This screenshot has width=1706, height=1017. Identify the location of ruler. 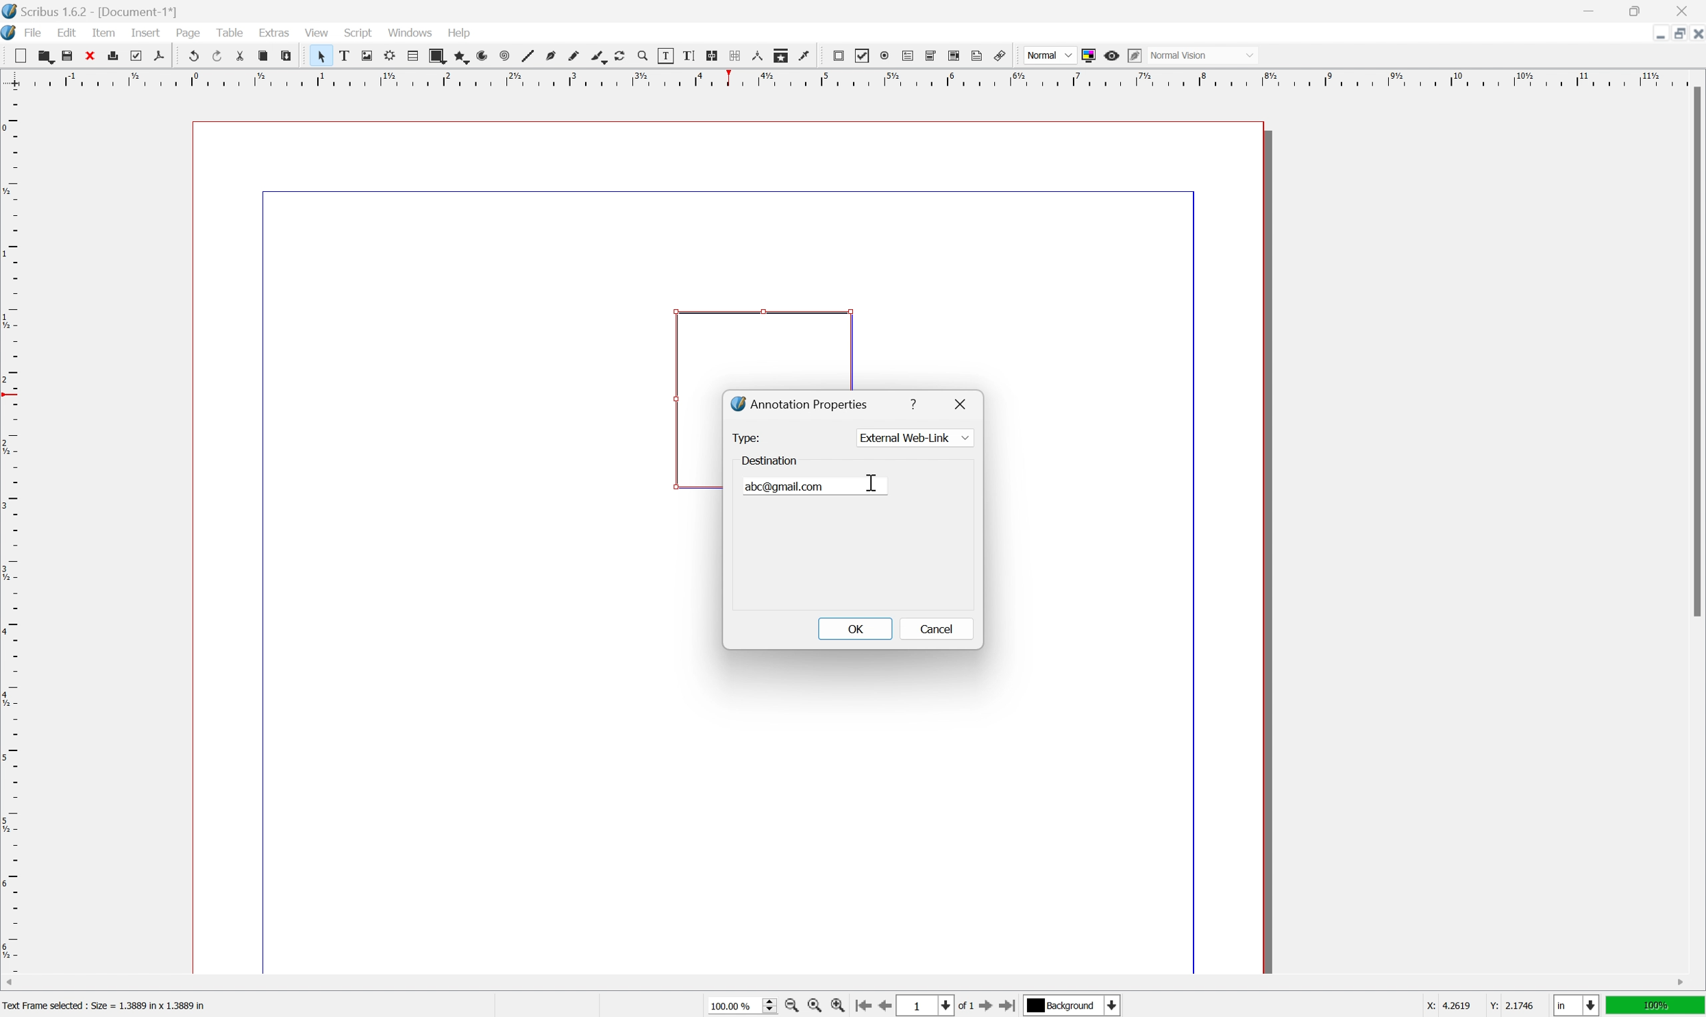
(851, 78).